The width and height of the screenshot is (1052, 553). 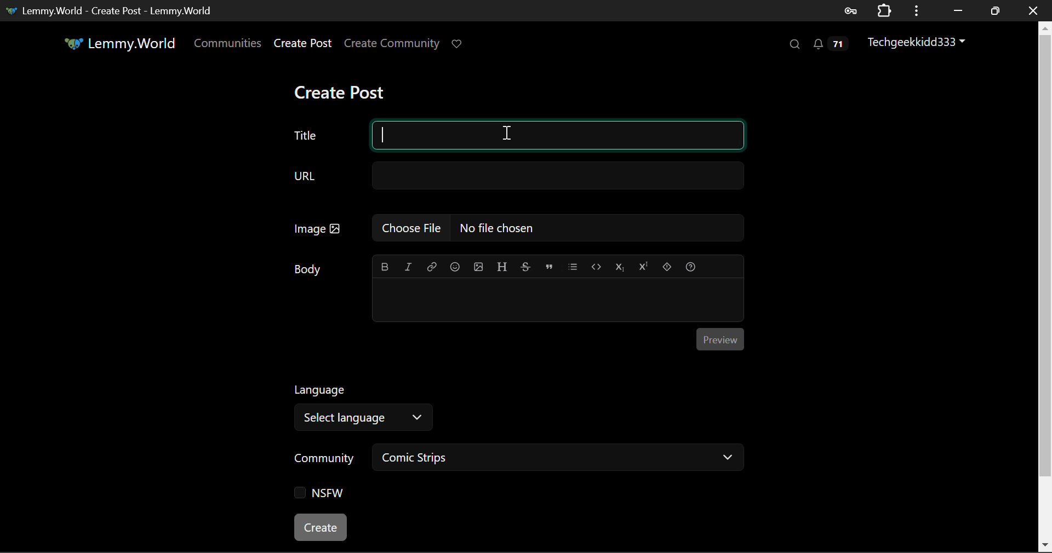 I want to click on Cursor Position, so click(x=515, y=134).